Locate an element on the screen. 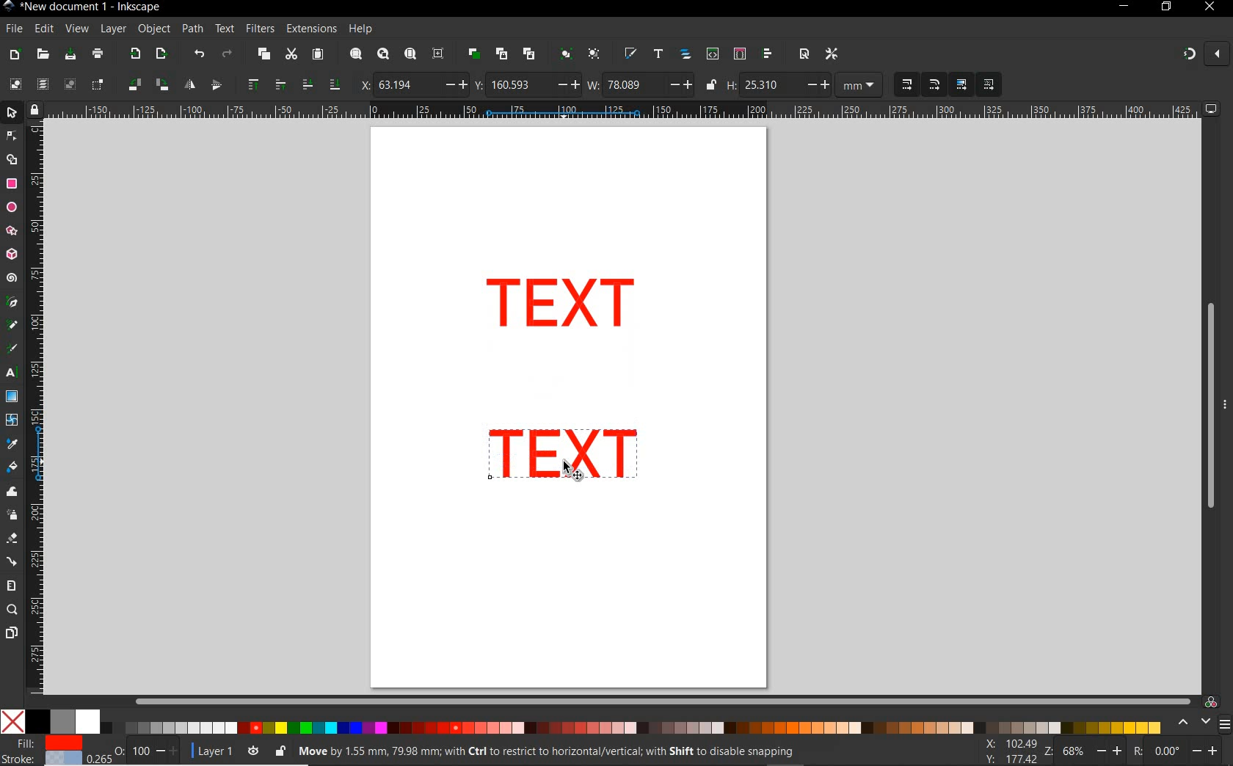 Image resolution: width=1233 pixels, height=766 pixels. measure tool is located at coordinates (12, 586).